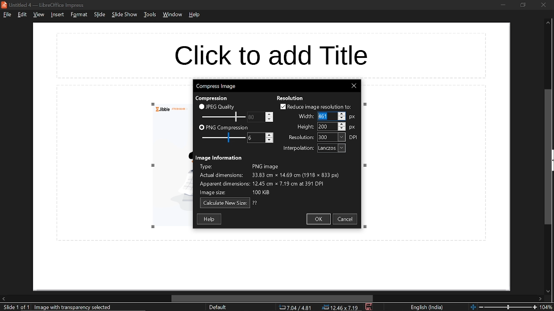  What do you see at coordinates (270, 141) in the screenshot?
I see `Decrease ` at bounding box center [270, 141].